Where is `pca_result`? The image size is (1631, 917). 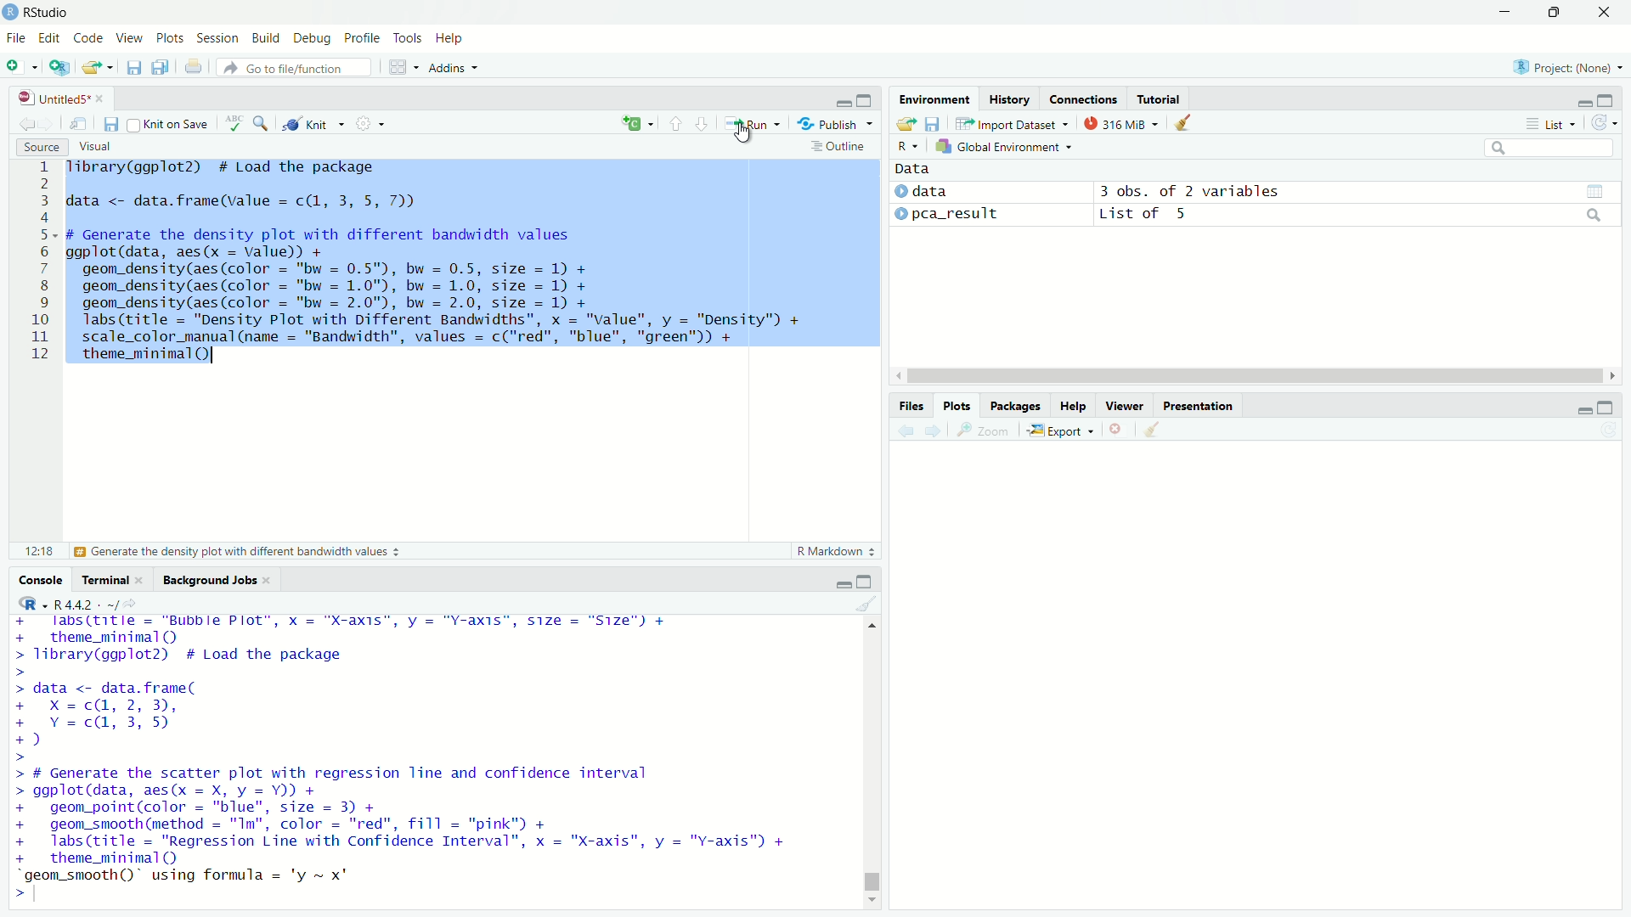 pca_result is located at coordinates (957, 215).